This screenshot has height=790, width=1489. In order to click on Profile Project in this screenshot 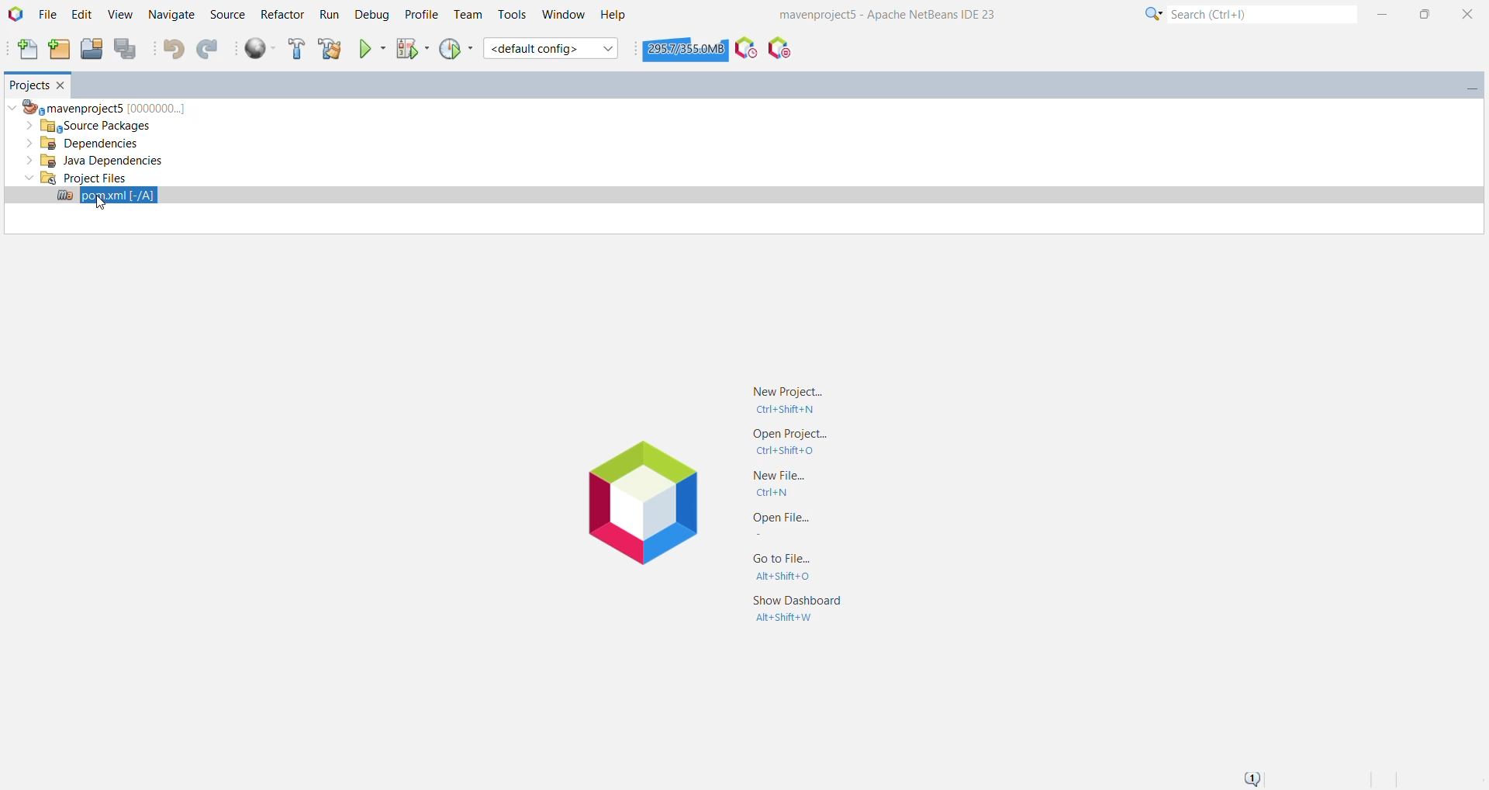, I will do `click(458, 49)`.